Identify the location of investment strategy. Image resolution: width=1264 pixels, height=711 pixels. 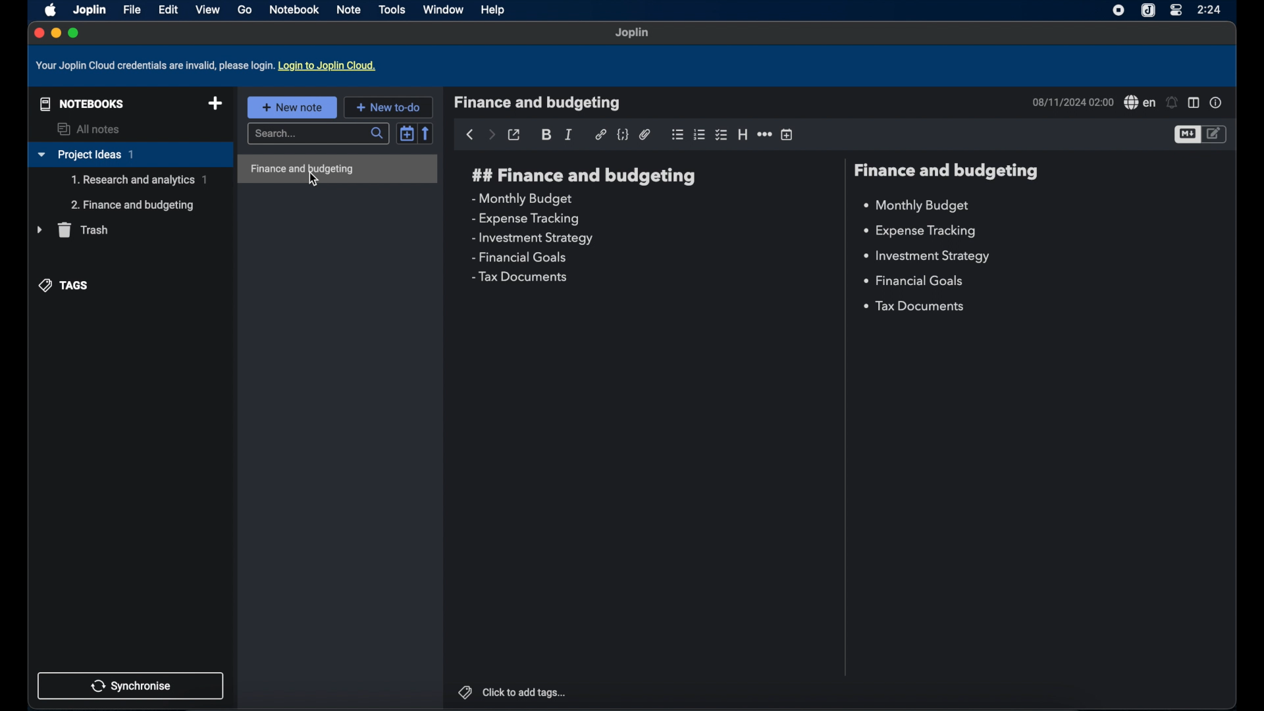
(533, 238).